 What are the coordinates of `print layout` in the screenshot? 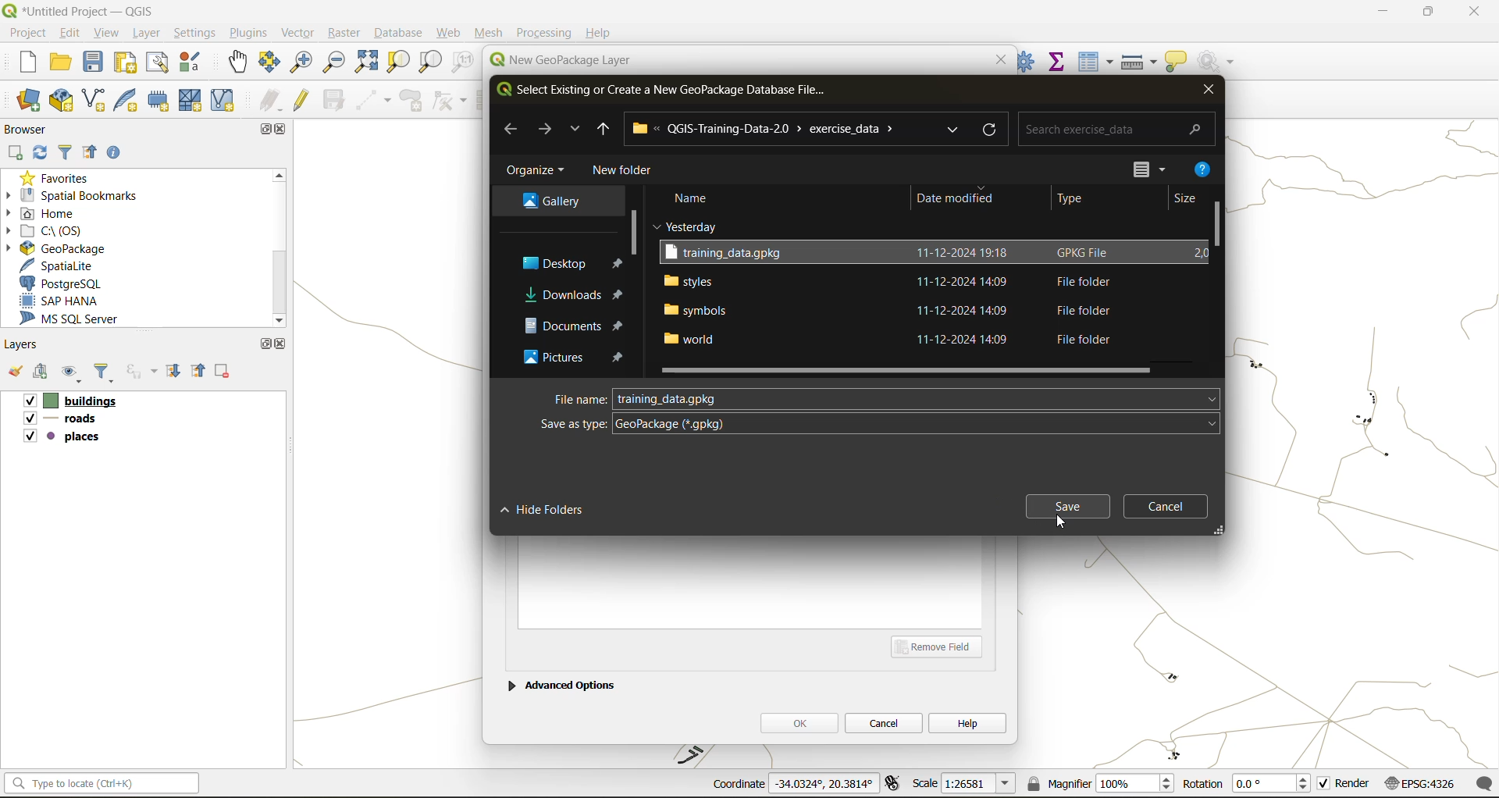 It's located at (126, 64).